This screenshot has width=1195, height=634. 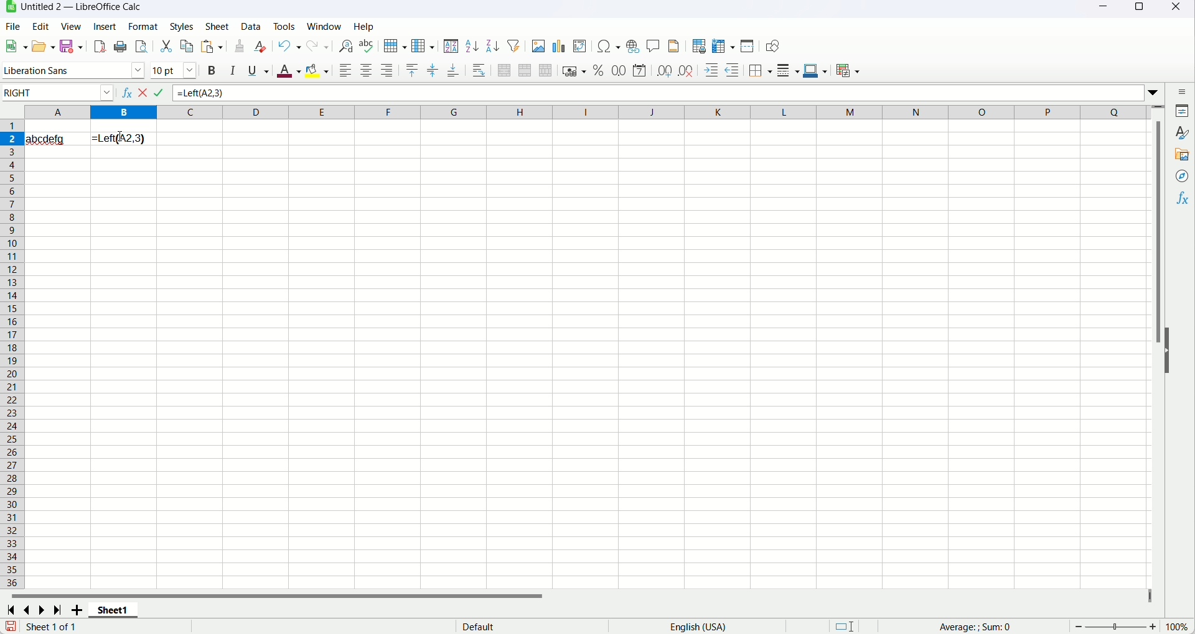 I want to click on border style, so click(x=789, y=71).